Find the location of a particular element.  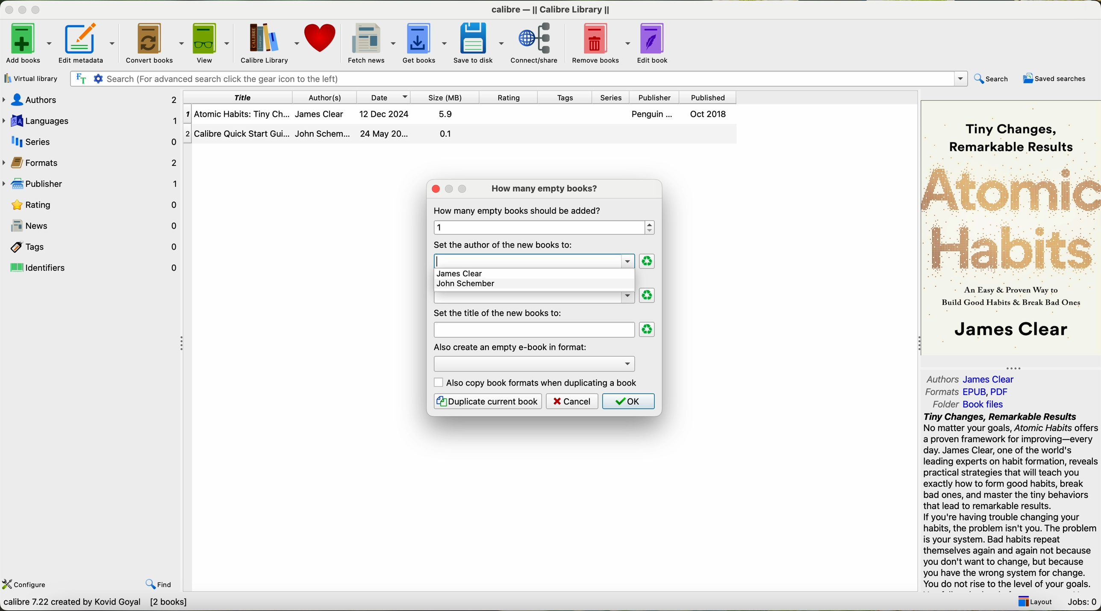

saved searches is located at coordinates (1054, 78).